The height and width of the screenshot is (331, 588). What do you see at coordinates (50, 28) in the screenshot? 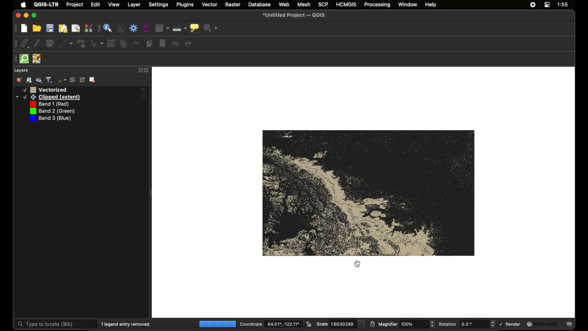
I see `save` at bounding box center [50, 28].